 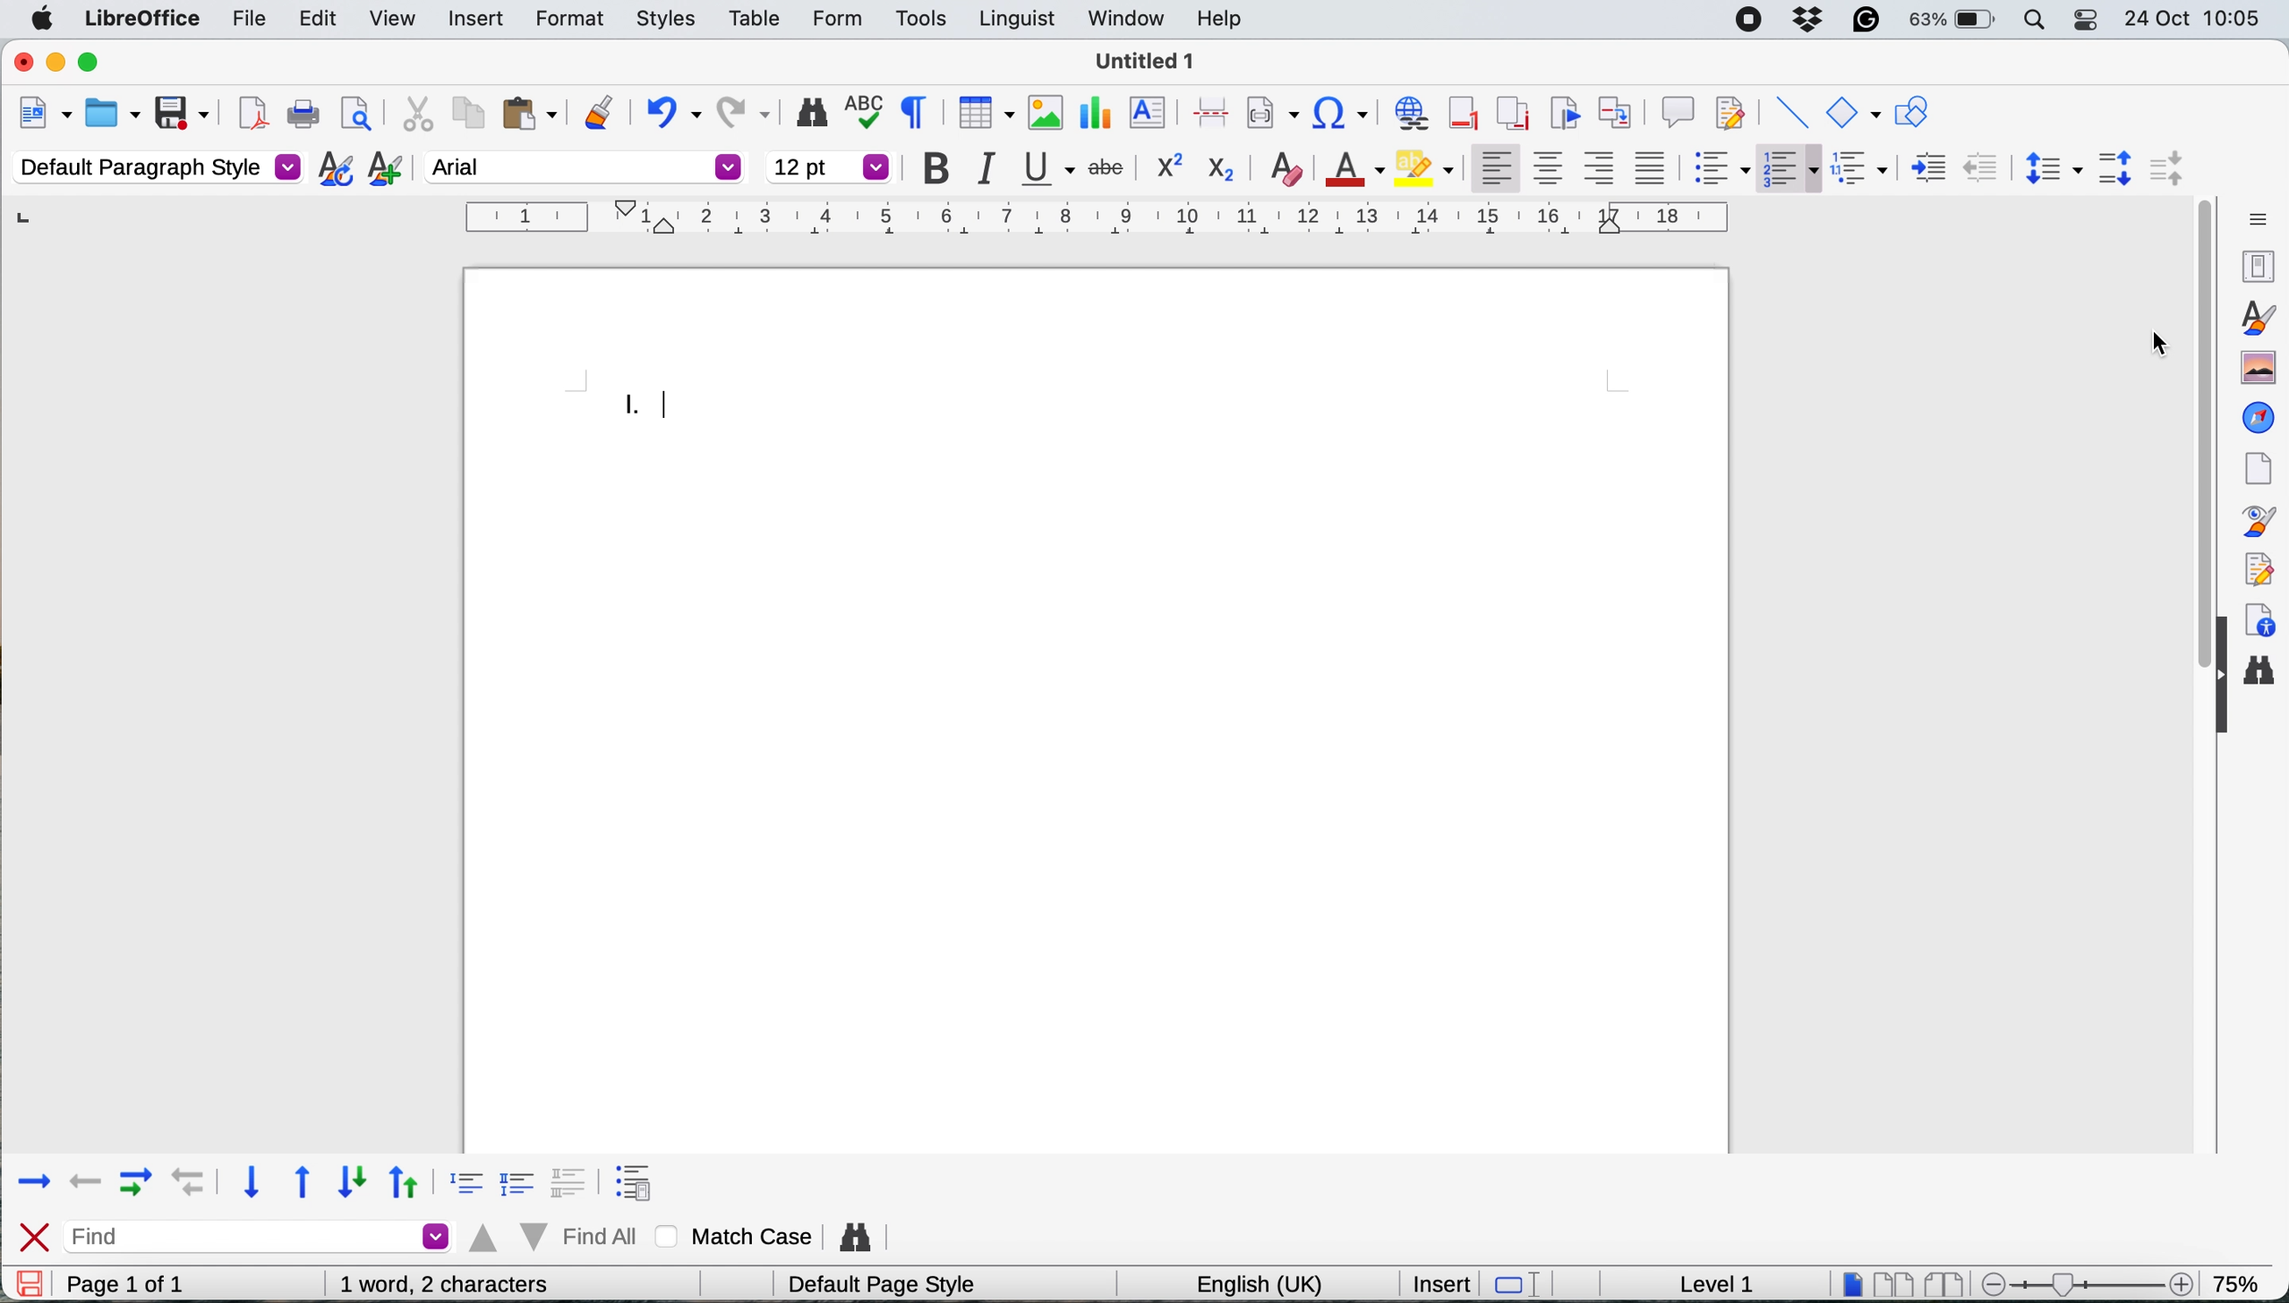 What do you see at coordinates (2092, 1278) in the screenshot?
I see `zoom scale` at bounding box center [2092, 1278].